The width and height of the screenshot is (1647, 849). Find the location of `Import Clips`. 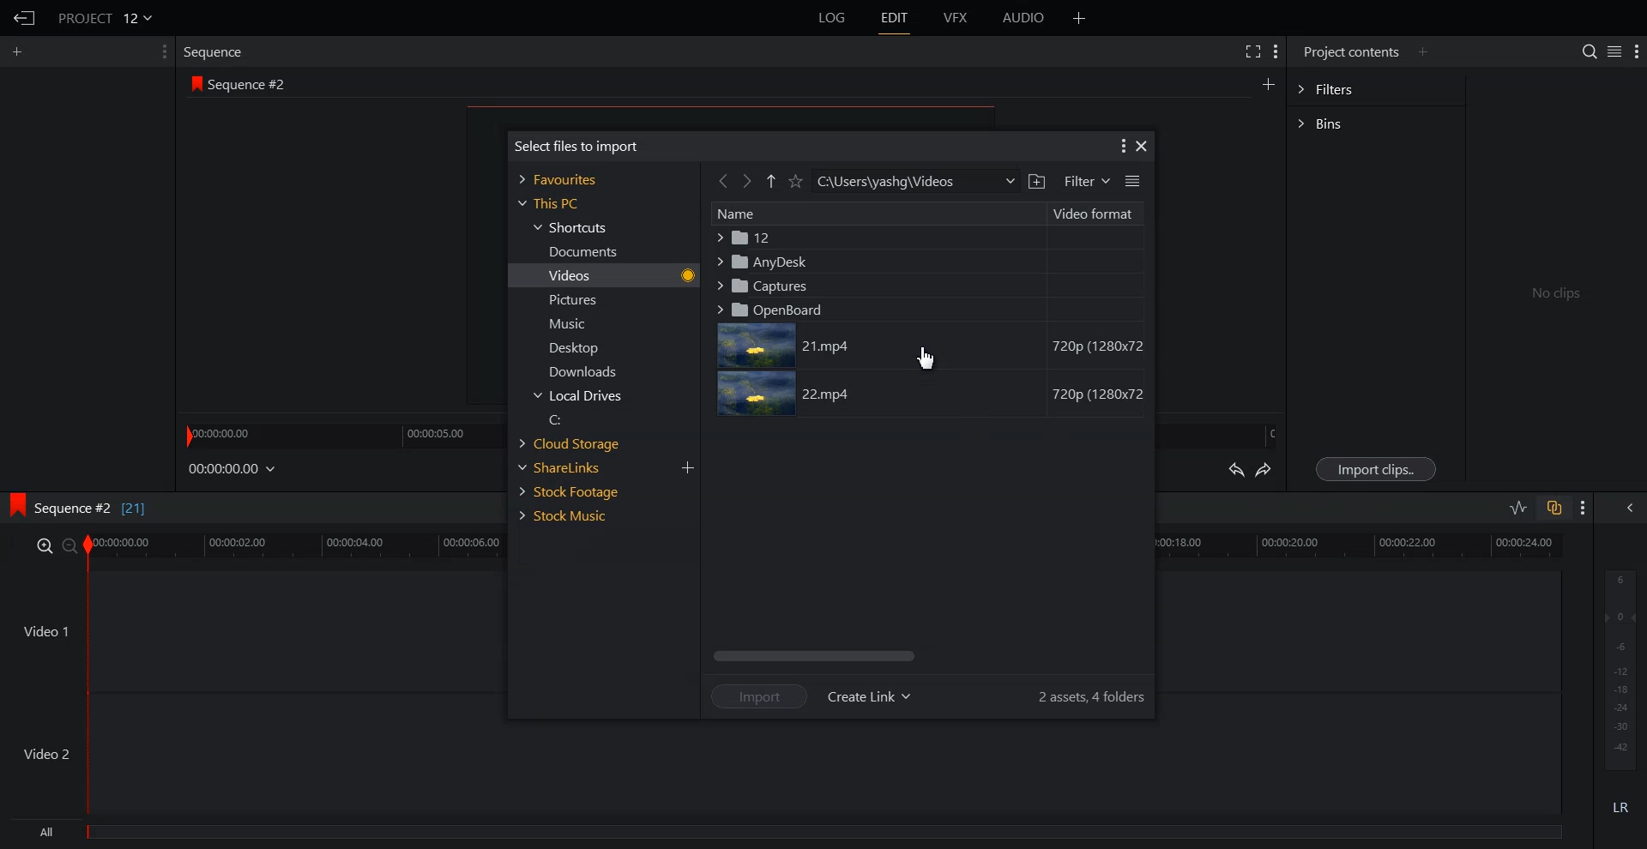

Import Clips is located at coordinates (1376, 468).